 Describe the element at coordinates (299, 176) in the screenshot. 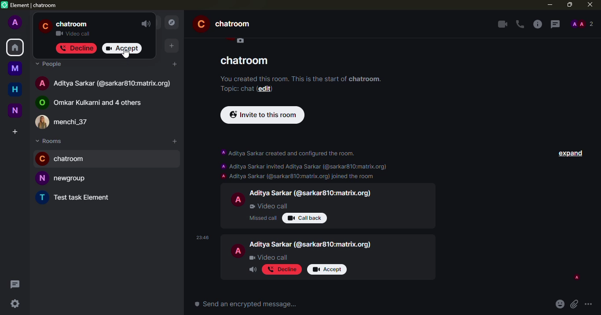

I see `A Aditya Sarkar (@sarkar810:matrix.org) joined the room` at that location.